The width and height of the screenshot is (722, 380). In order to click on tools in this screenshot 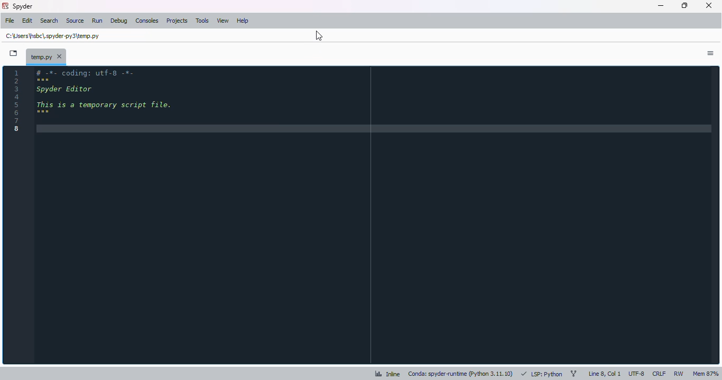, I will do `click(201, 21)`.